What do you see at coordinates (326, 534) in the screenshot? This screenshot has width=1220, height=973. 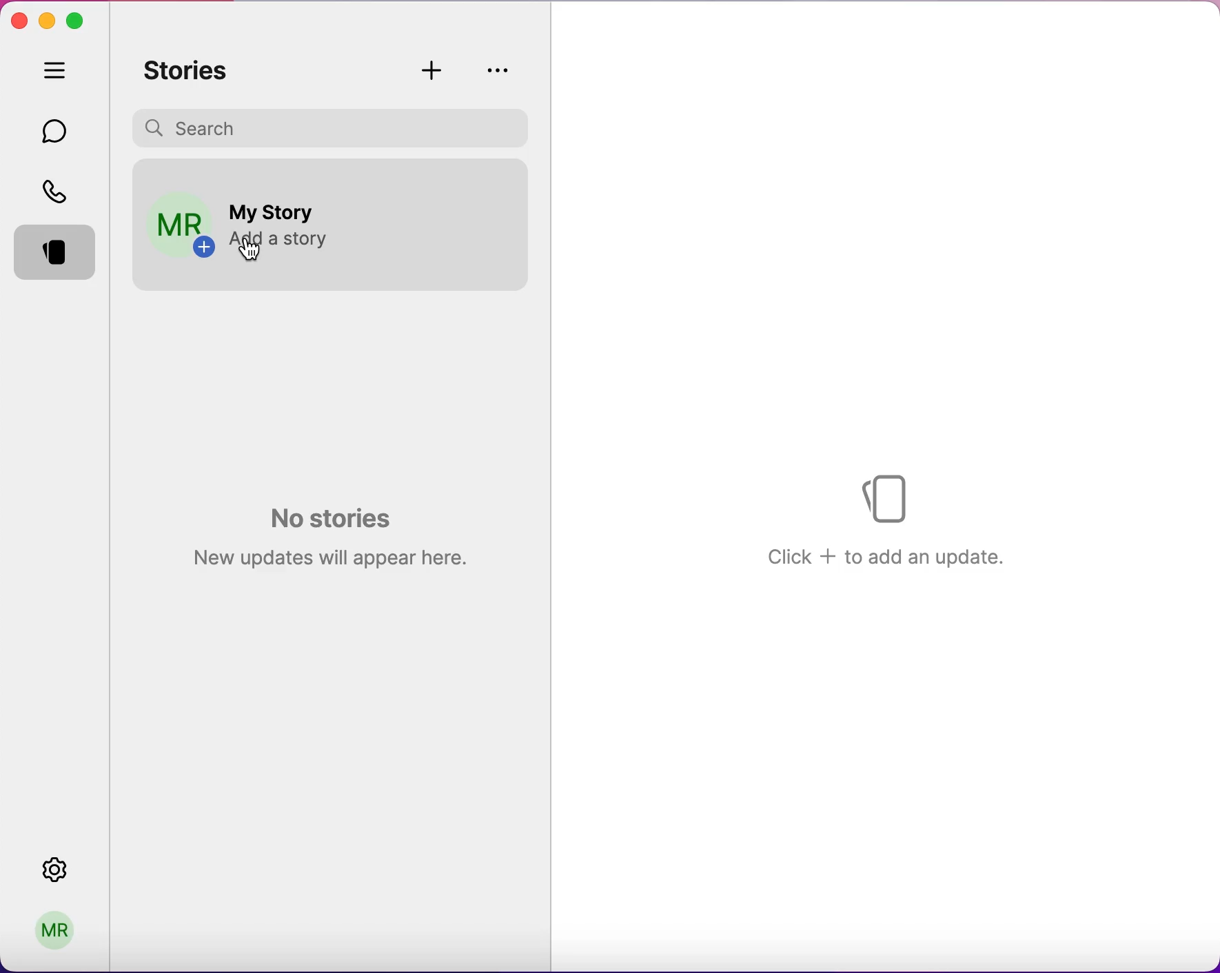 I see `no stories` at bounding box center [326, 534].